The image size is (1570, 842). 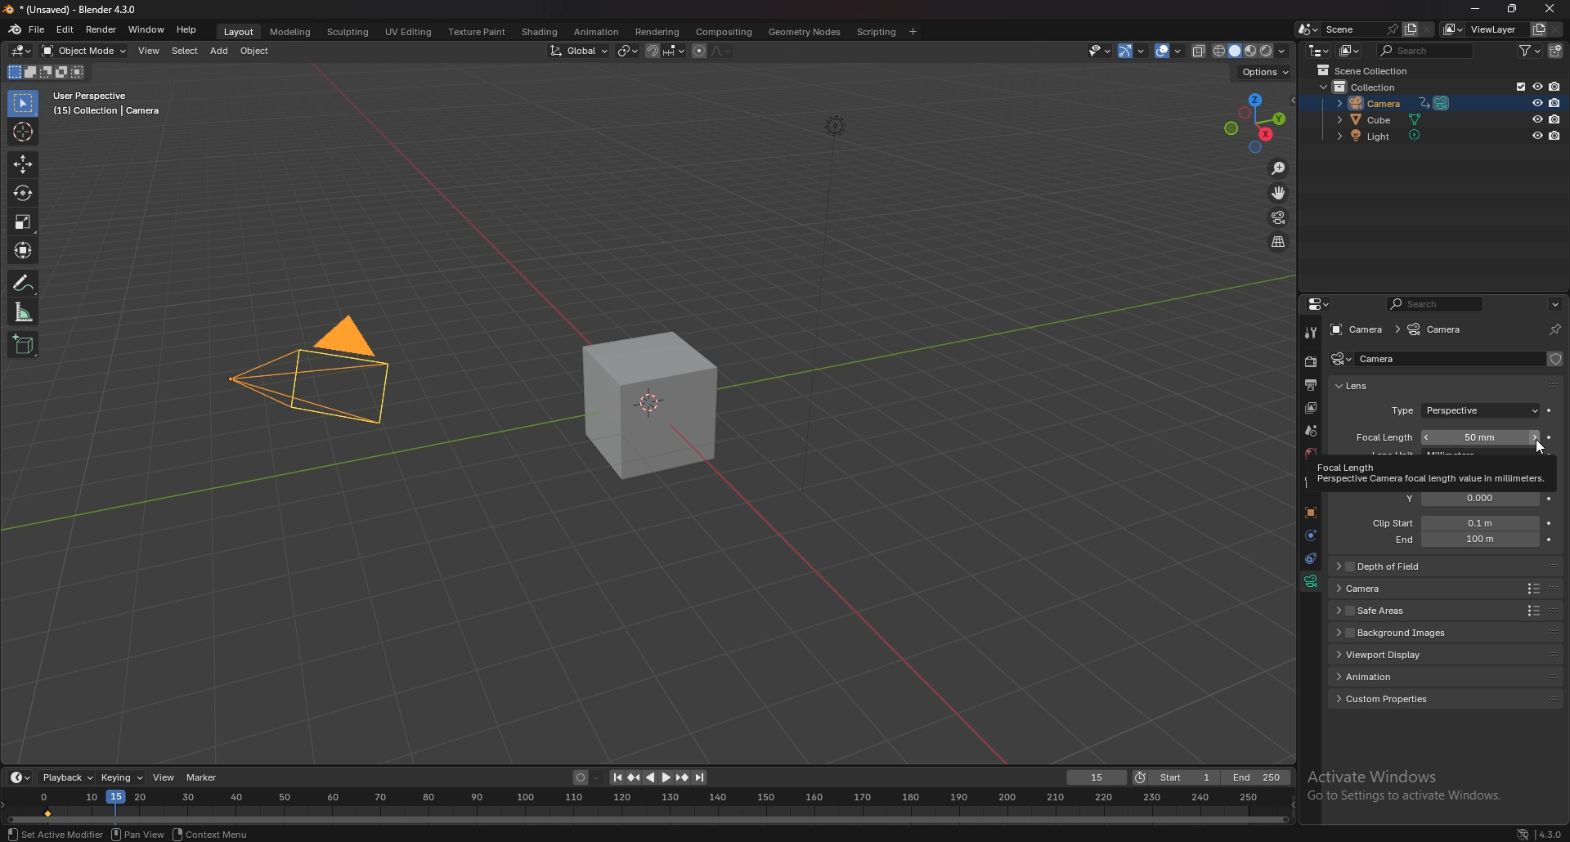 What do you see at coordinates (1537, 450) in the screenshot?
I see `Cursor` at bounding box center [1537, 450].